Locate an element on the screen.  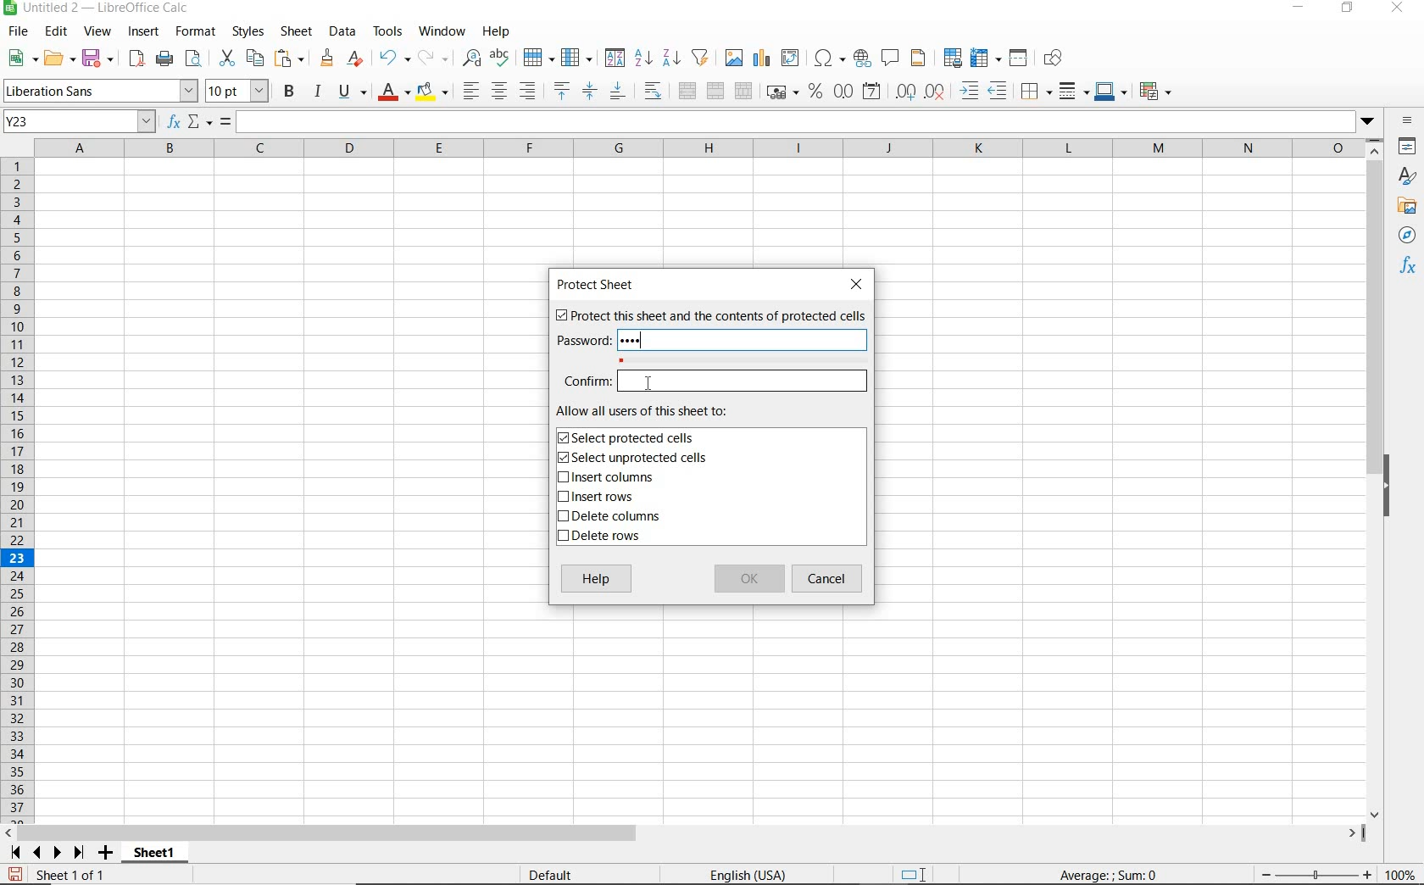
HIDE is located at coordinates (1396, 483).